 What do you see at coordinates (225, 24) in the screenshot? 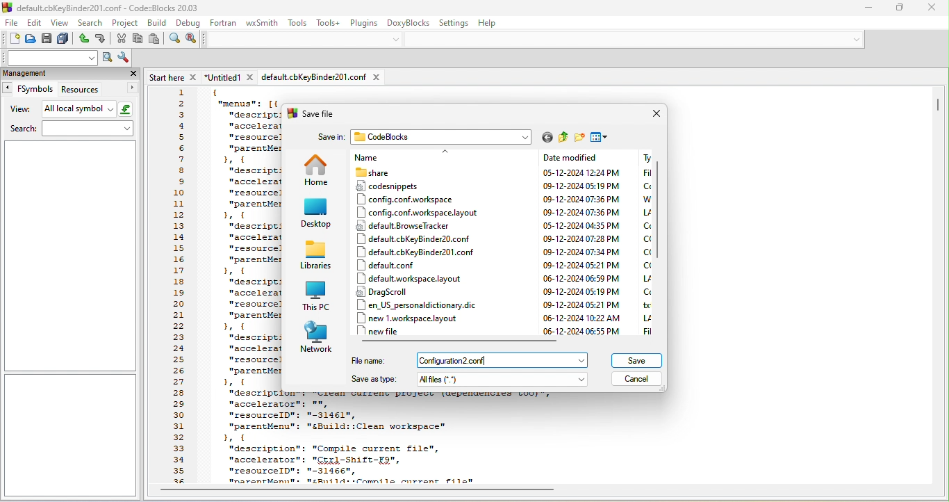
I see `fortran` at bounding box center [225, 24].